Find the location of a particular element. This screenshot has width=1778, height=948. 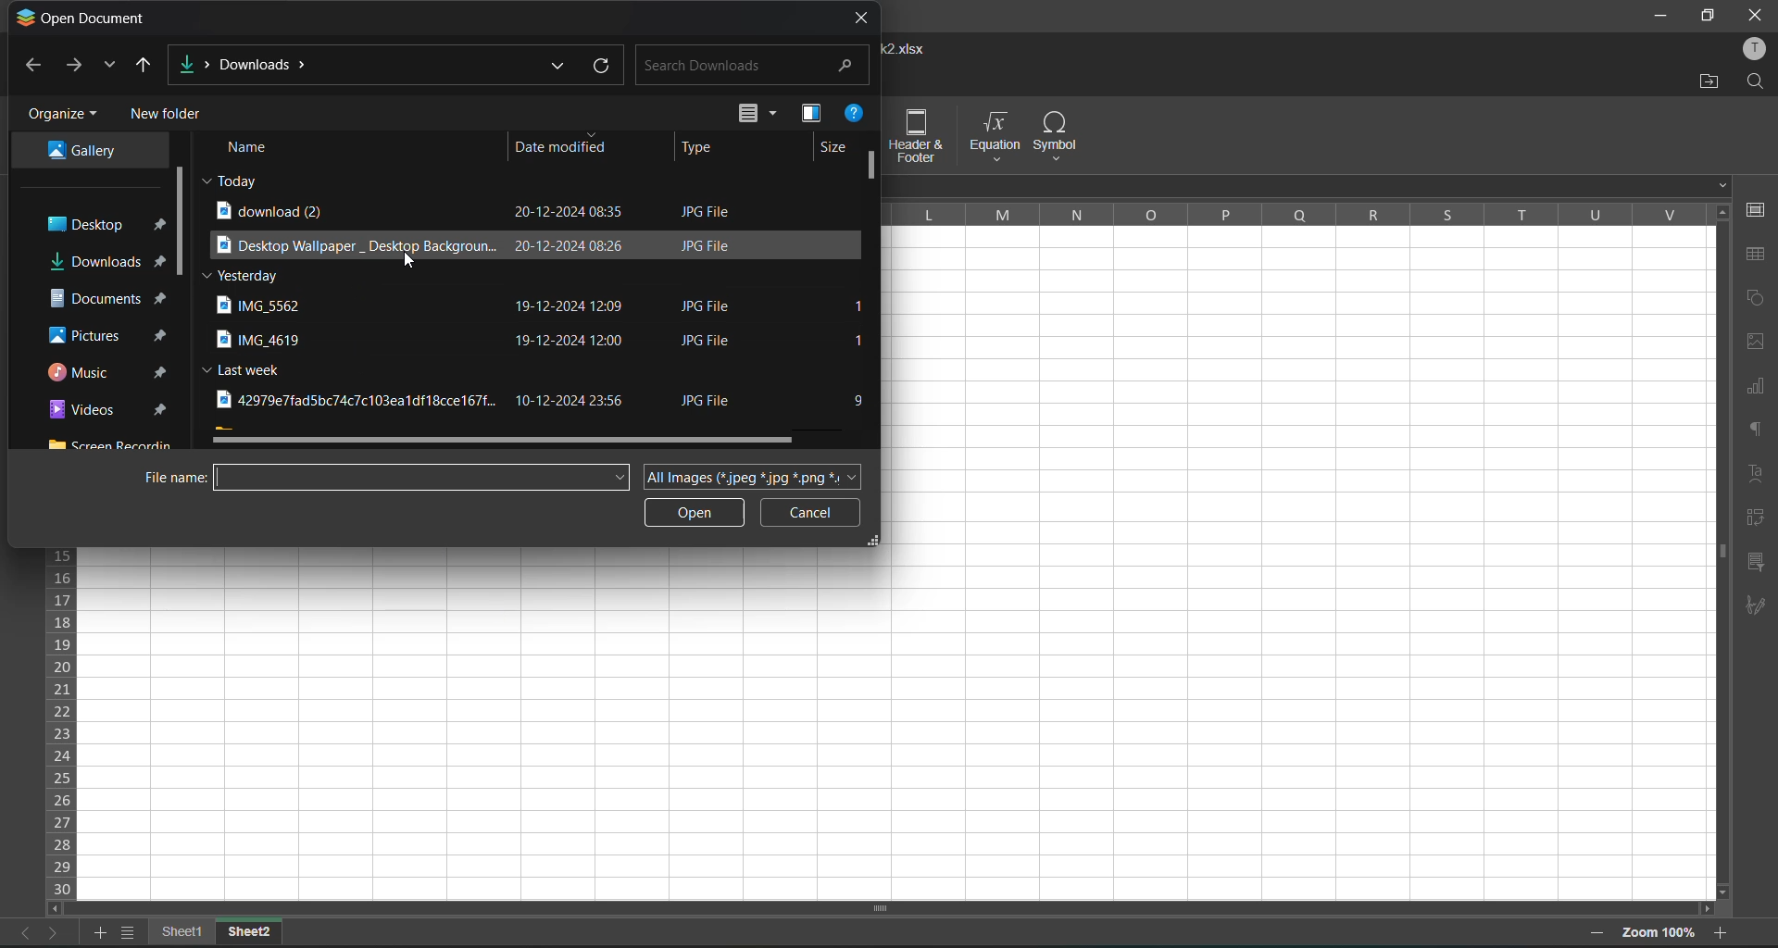

charts is located at coordinates (1757, 389).